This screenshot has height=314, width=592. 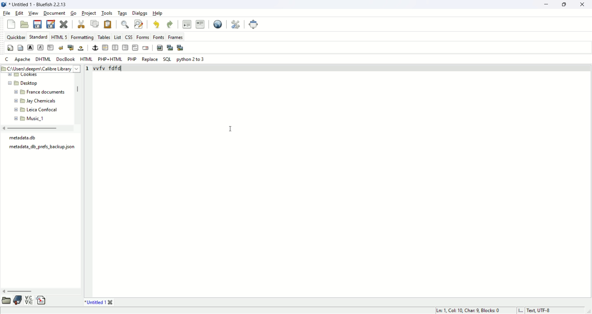 I want to click on vvfv fdfd, so click(x=110, y=68).